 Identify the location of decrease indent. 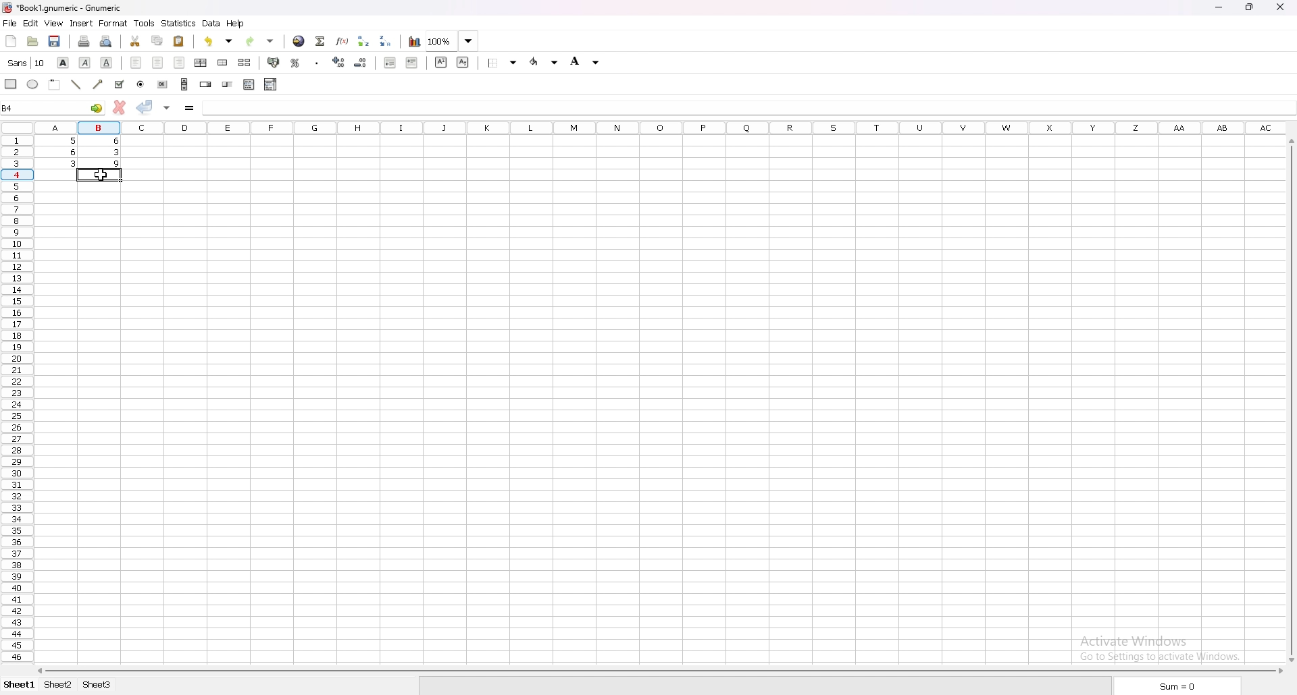
(390, 61).